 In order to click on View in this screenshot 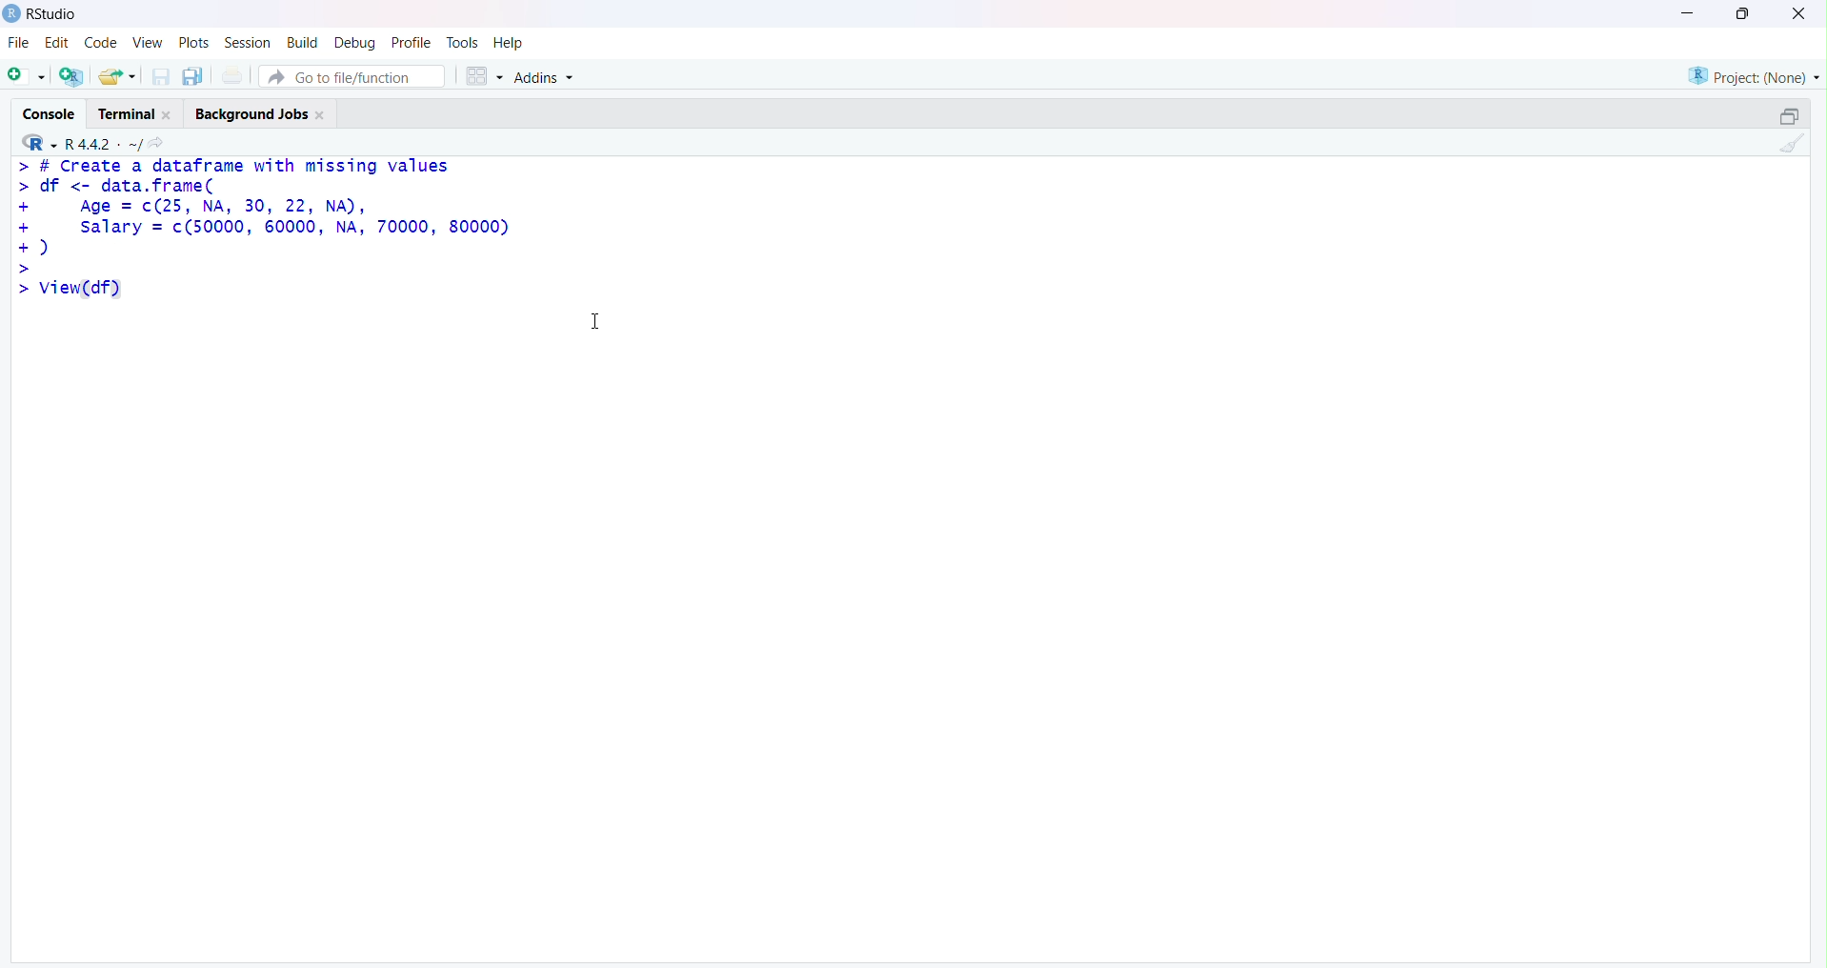, I will do `click(146, 44)`.